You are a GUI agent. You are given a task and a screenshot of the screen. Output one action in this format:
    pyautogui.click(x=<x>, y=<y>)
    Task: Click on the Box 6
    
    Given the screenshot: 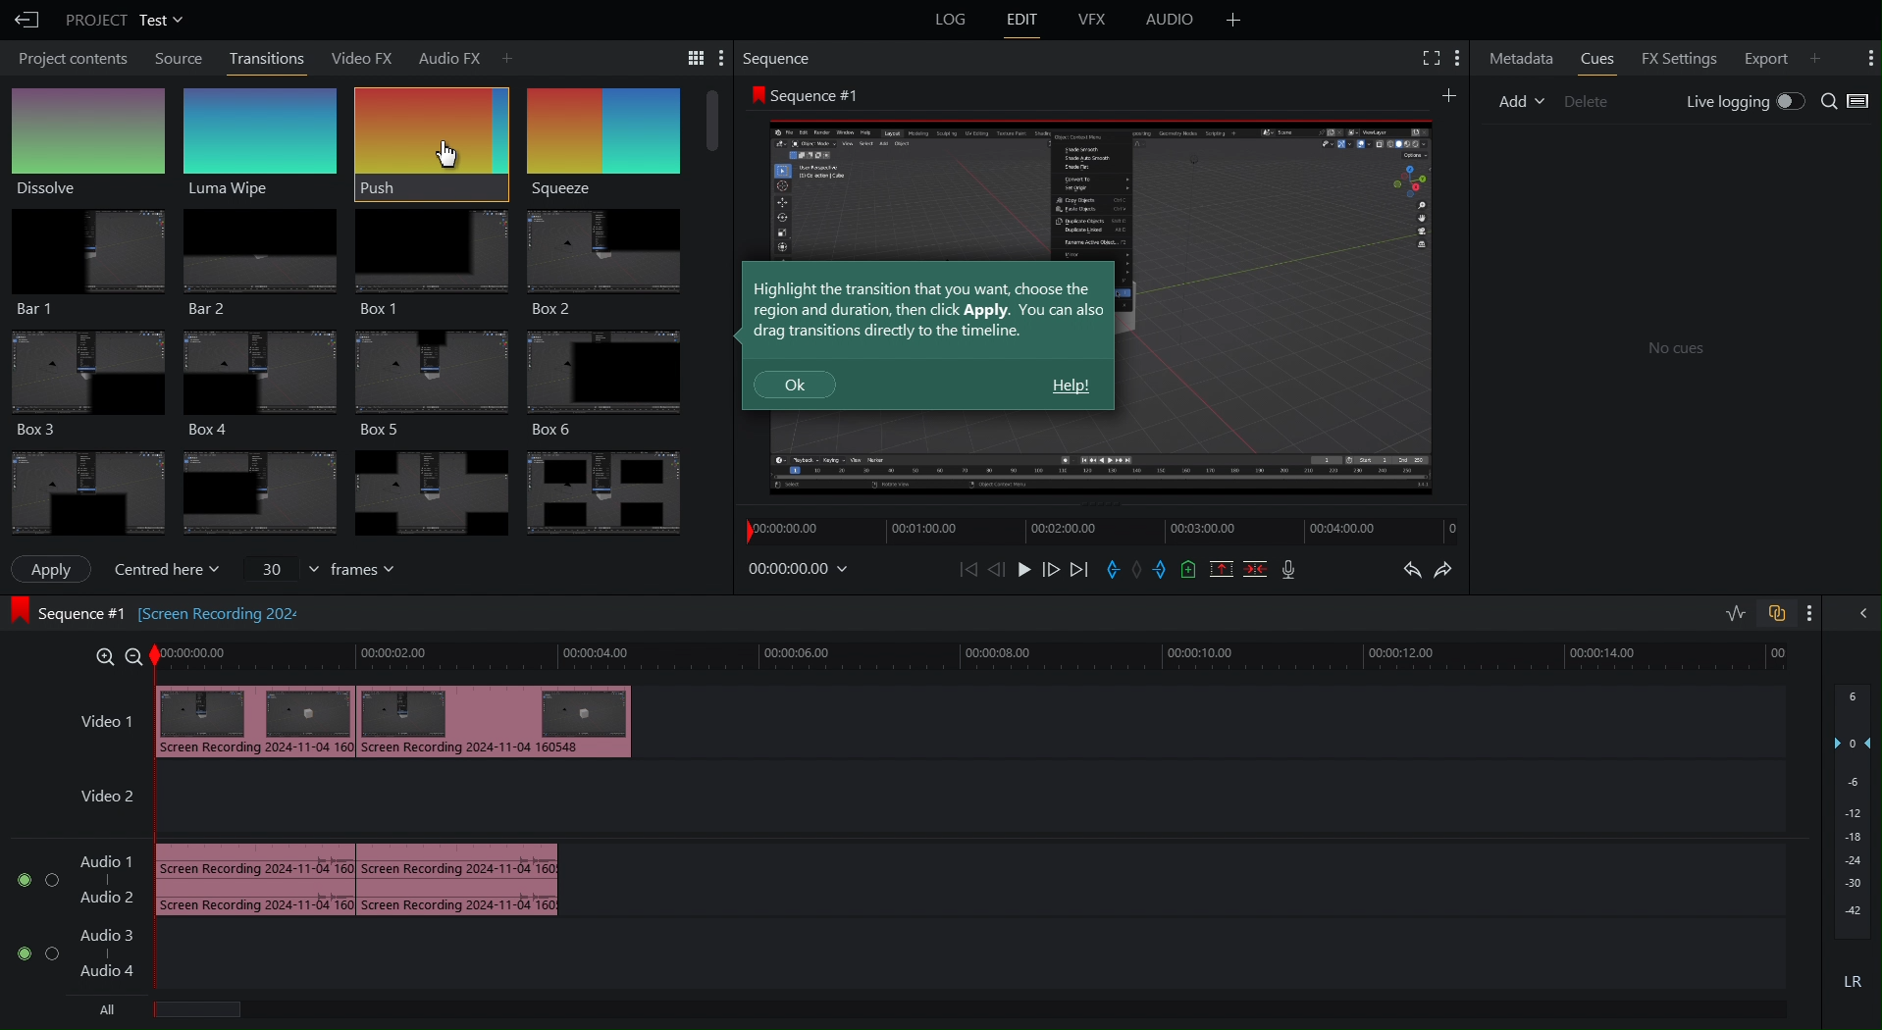 What is the action you would take?
    pyautogui.click(x=613, y=384)
    